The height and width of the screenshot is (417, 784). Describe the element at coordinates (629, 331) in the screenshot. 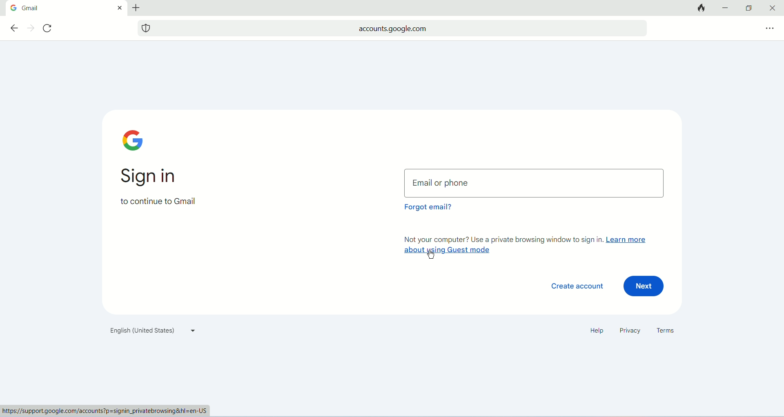

I see `privacy` at that location.